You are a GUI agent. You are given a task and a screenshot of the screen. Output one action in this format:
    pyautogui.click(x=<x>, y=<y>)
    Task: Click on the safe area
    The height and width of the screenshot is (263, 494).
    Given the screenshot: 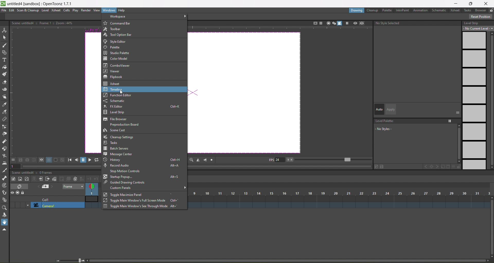 What is the action you would take?
    pyautogui.click(x=315, y=22)
    